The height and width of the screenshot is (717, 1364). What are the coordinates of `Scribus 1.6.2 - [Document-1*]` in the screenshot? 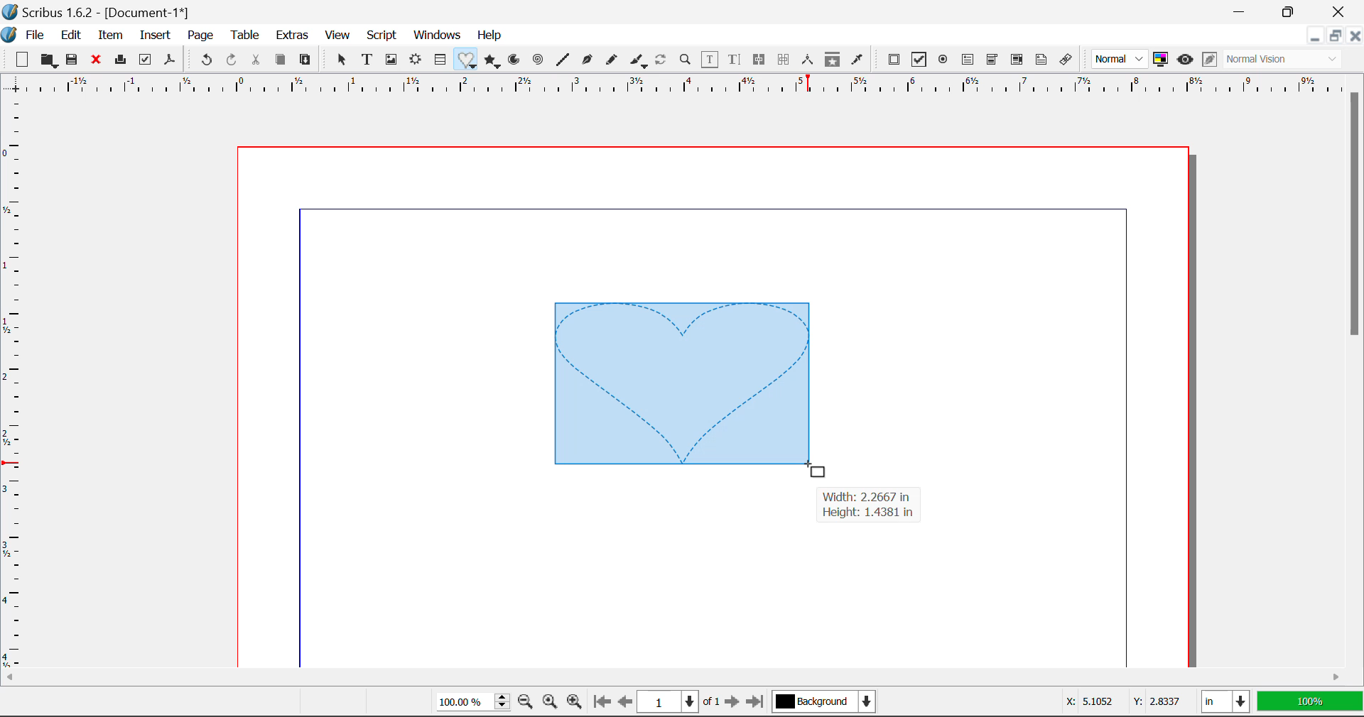 It's located at (102, 12).